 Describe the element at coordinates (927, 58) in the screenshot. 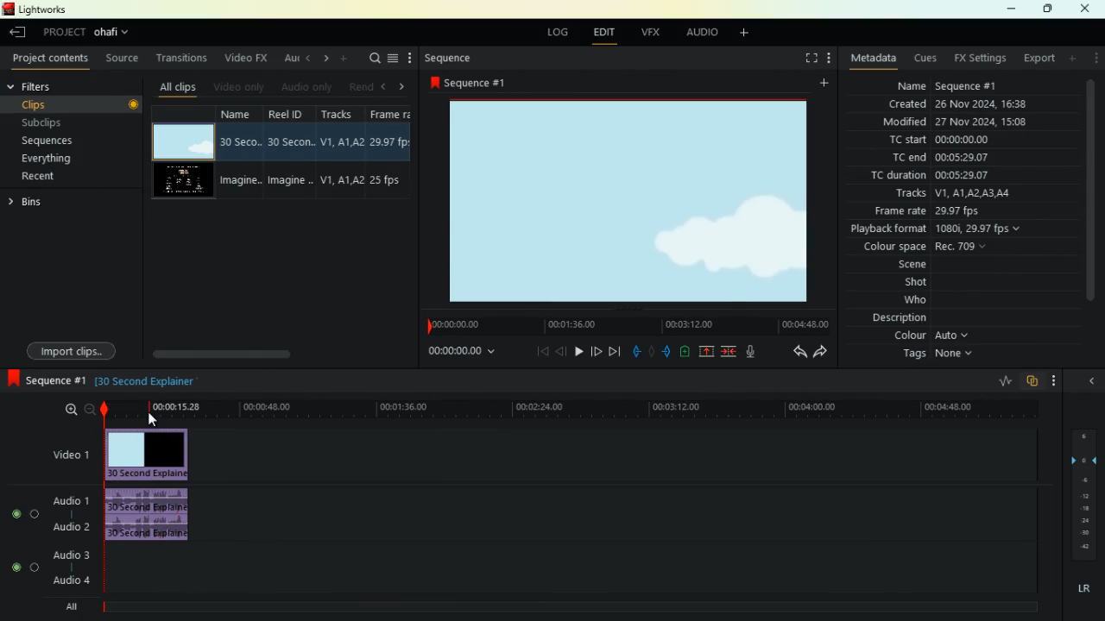

I see `cues` at that location.